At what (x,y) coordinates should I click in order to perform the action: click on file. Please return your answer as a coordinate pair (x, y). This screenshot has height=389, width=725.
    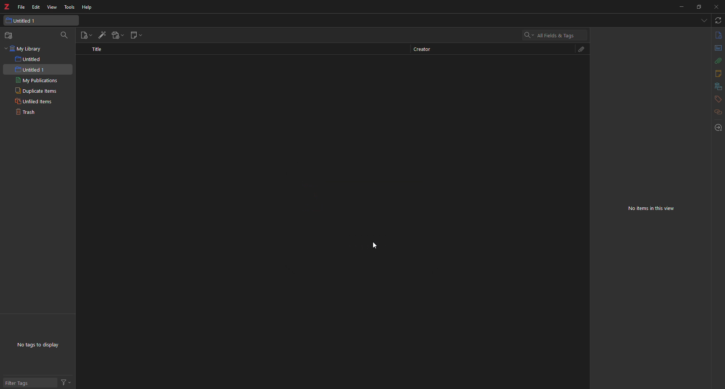
    Looking at the image, I should click on (22, 6).